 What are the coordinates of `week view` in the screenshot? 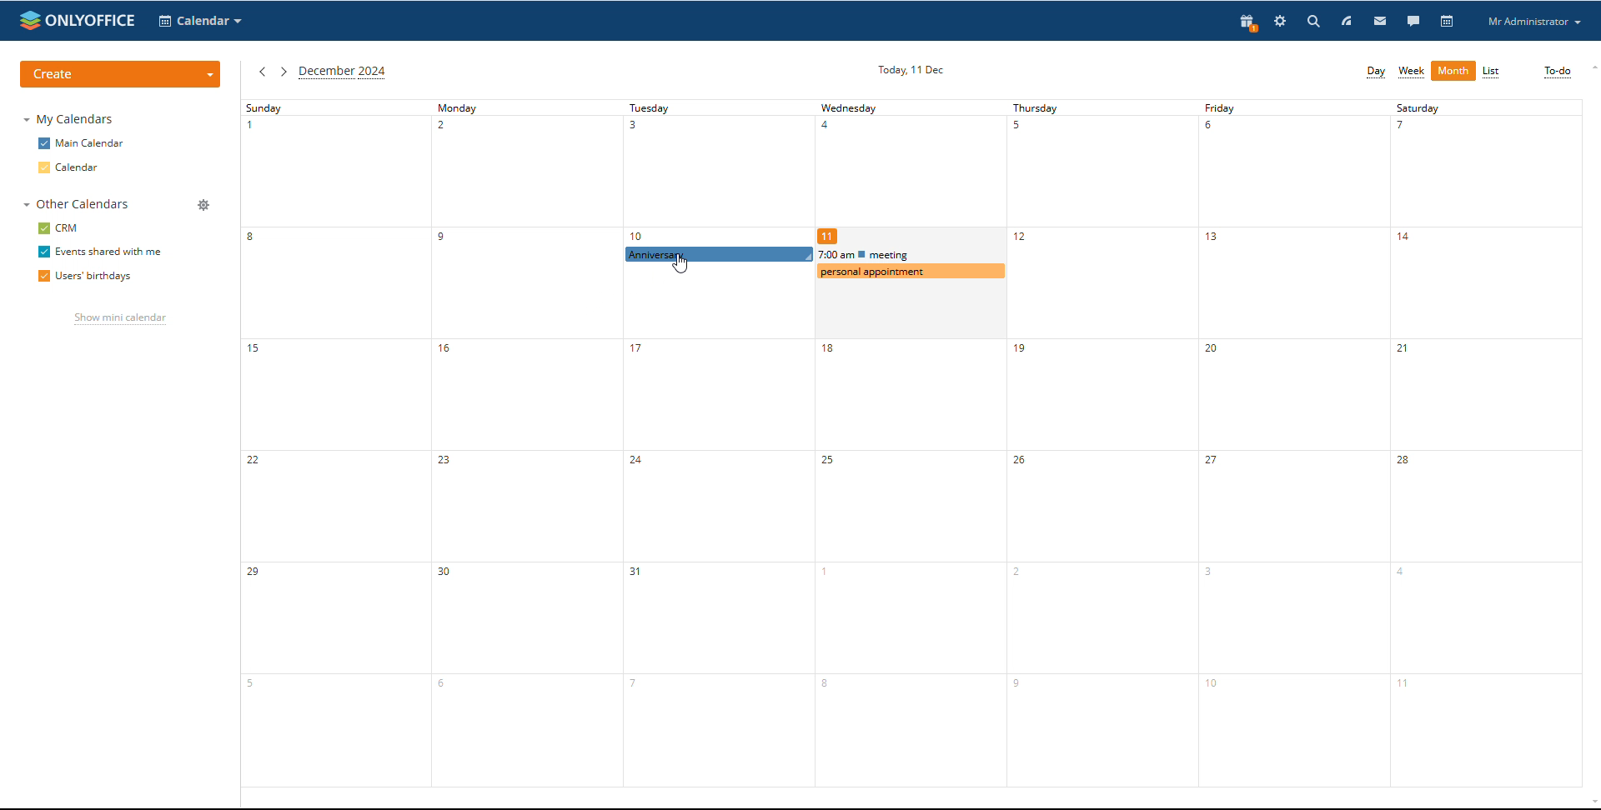 It's located at (1412, 72).